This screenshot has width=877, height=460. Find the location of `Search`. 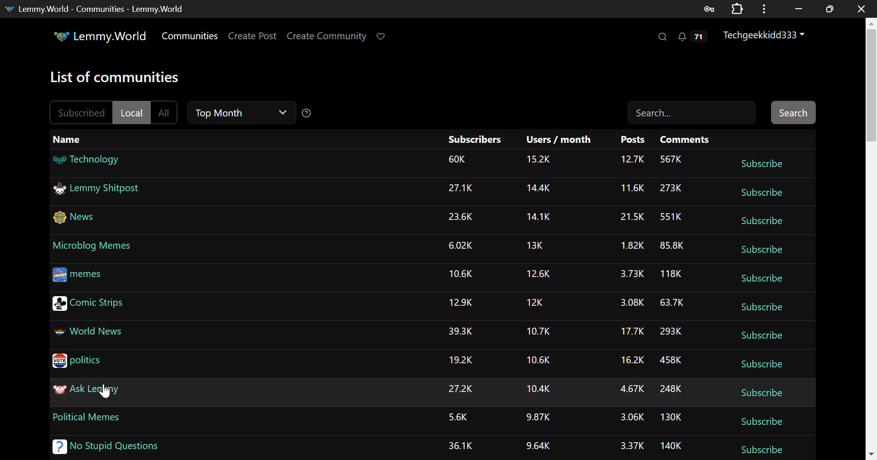

Search is located at coordinates (792, 113).